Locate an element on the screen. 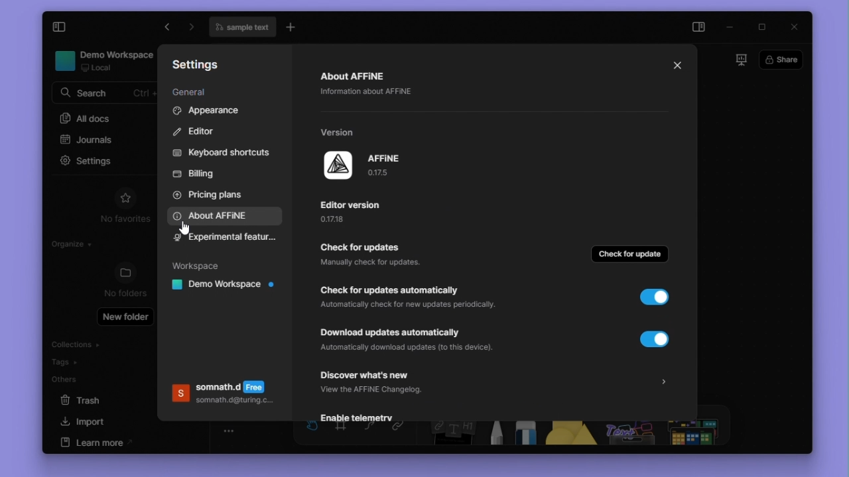 This screenshot has height=477, width=849. Workspace is located at coordinates (200, 266).